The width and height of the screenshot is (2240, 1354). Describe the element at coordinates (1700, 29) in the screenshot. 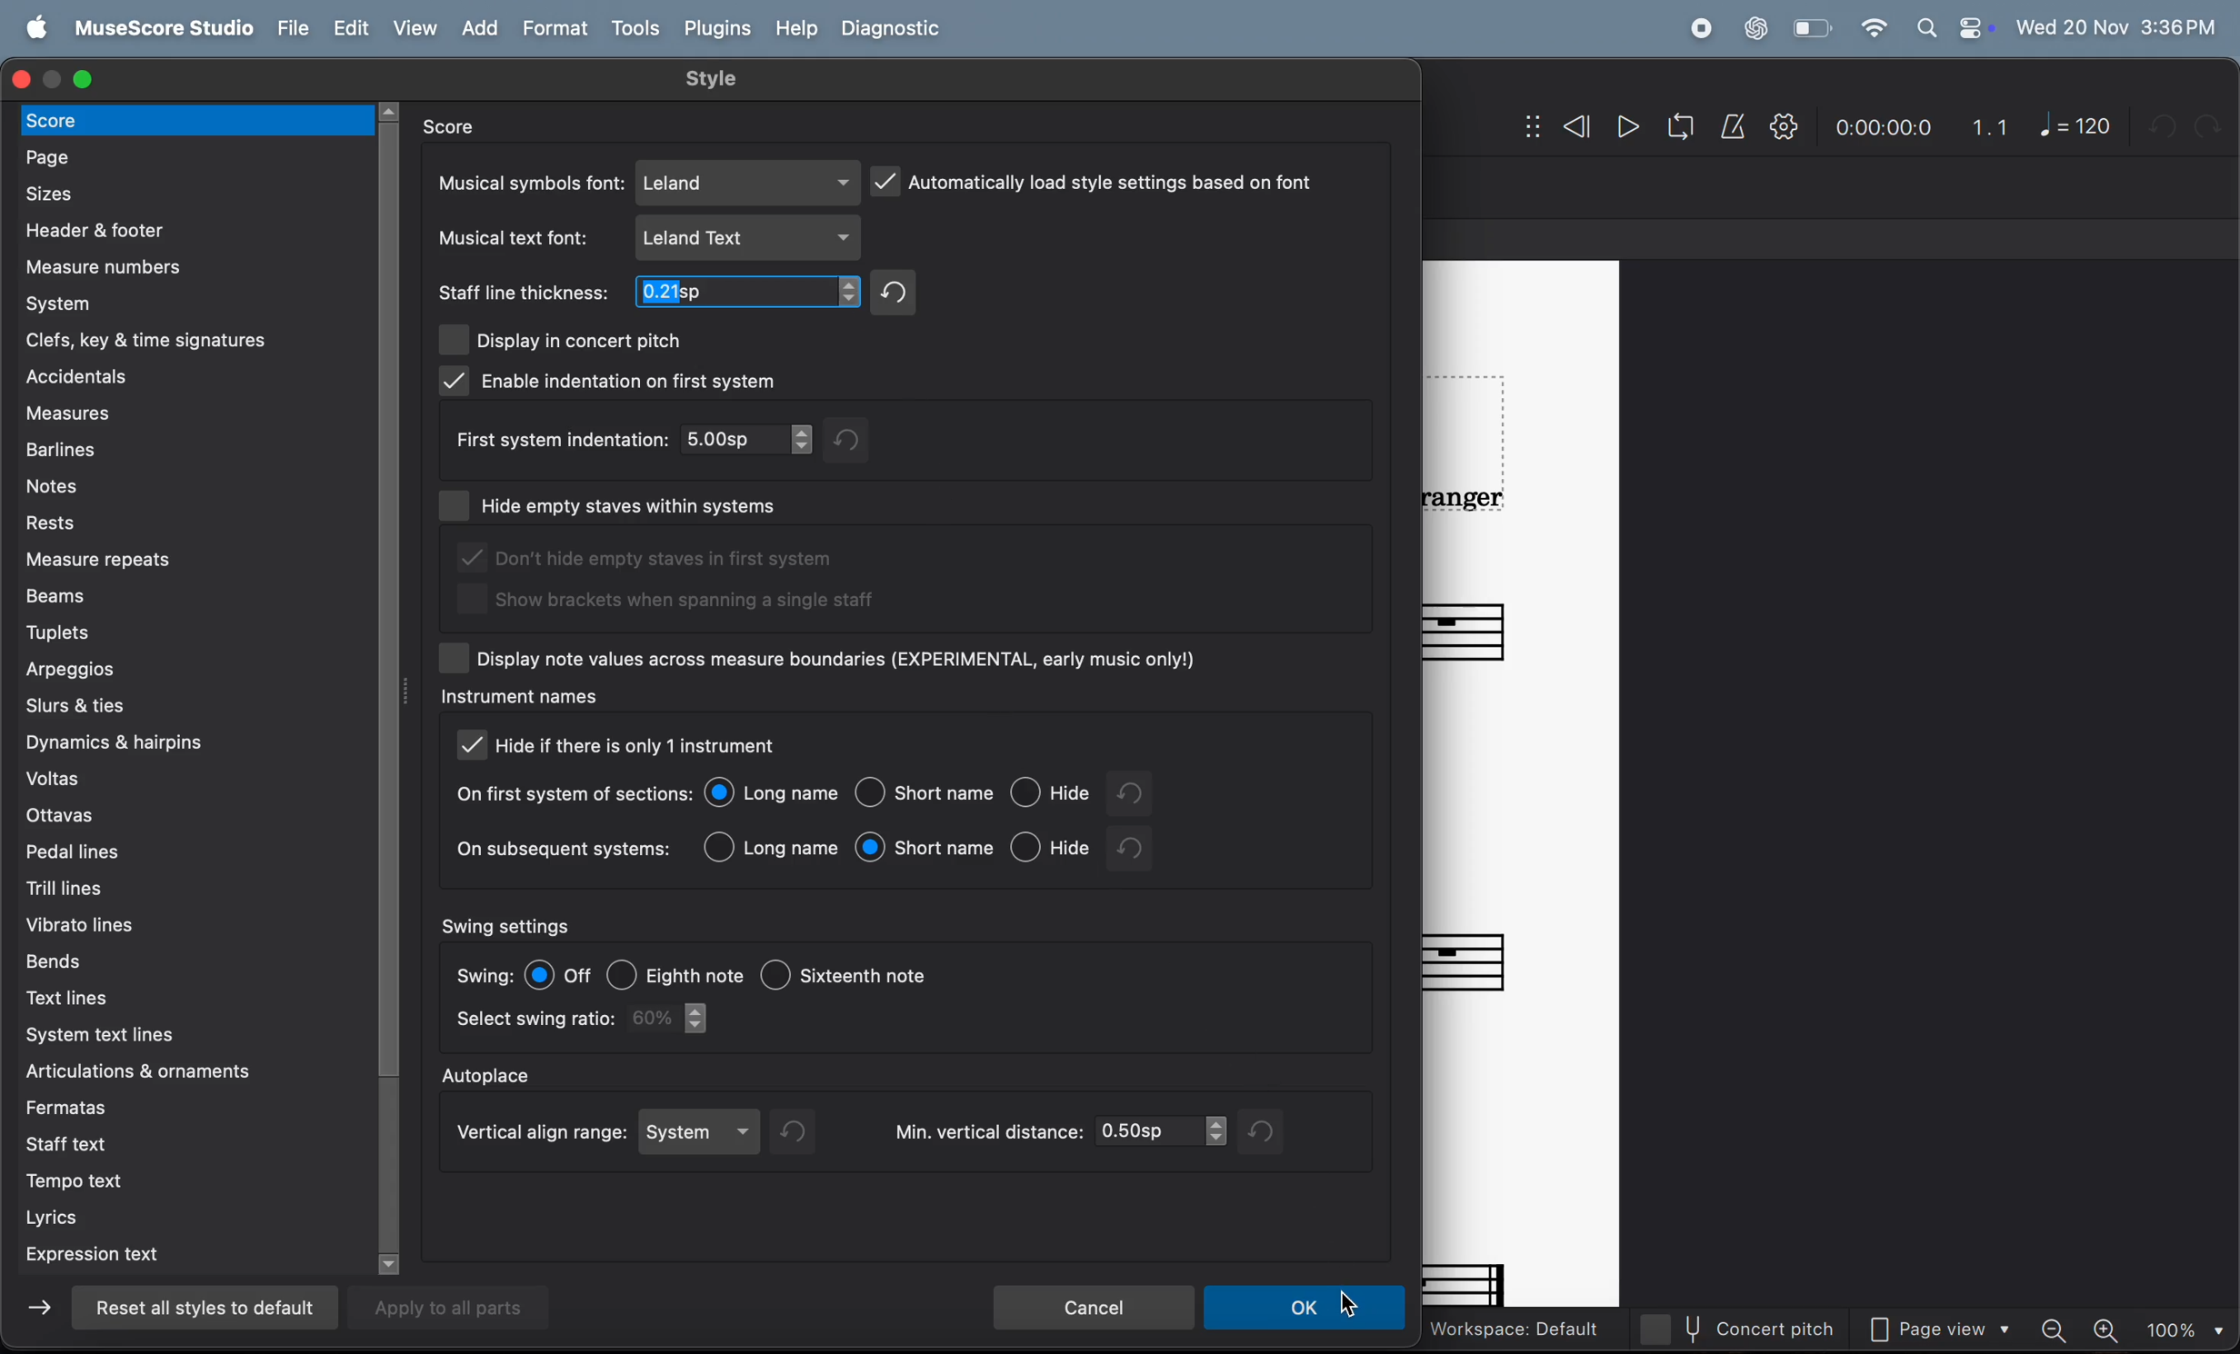

I see `record` at that location.